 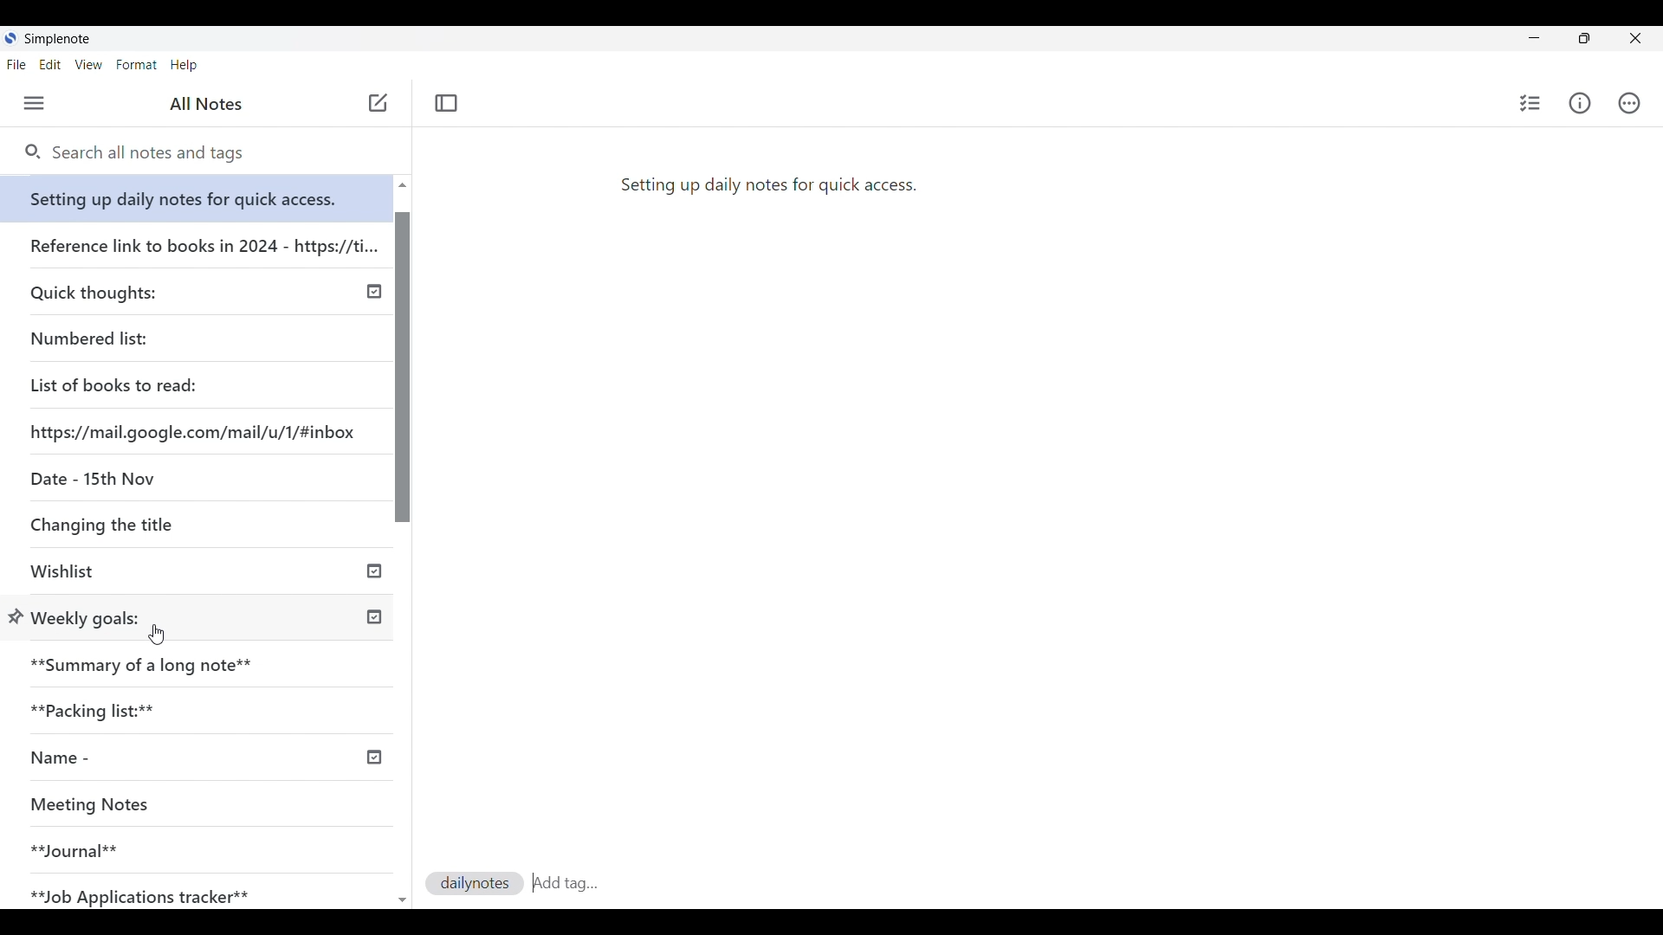 I want to click on Journal, so click(x=172, y=843).